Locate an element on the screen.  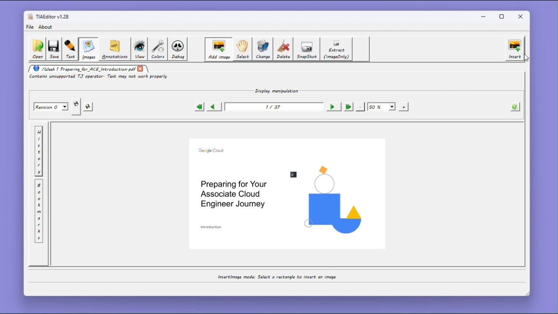
save is located at coordinates (54, 50).